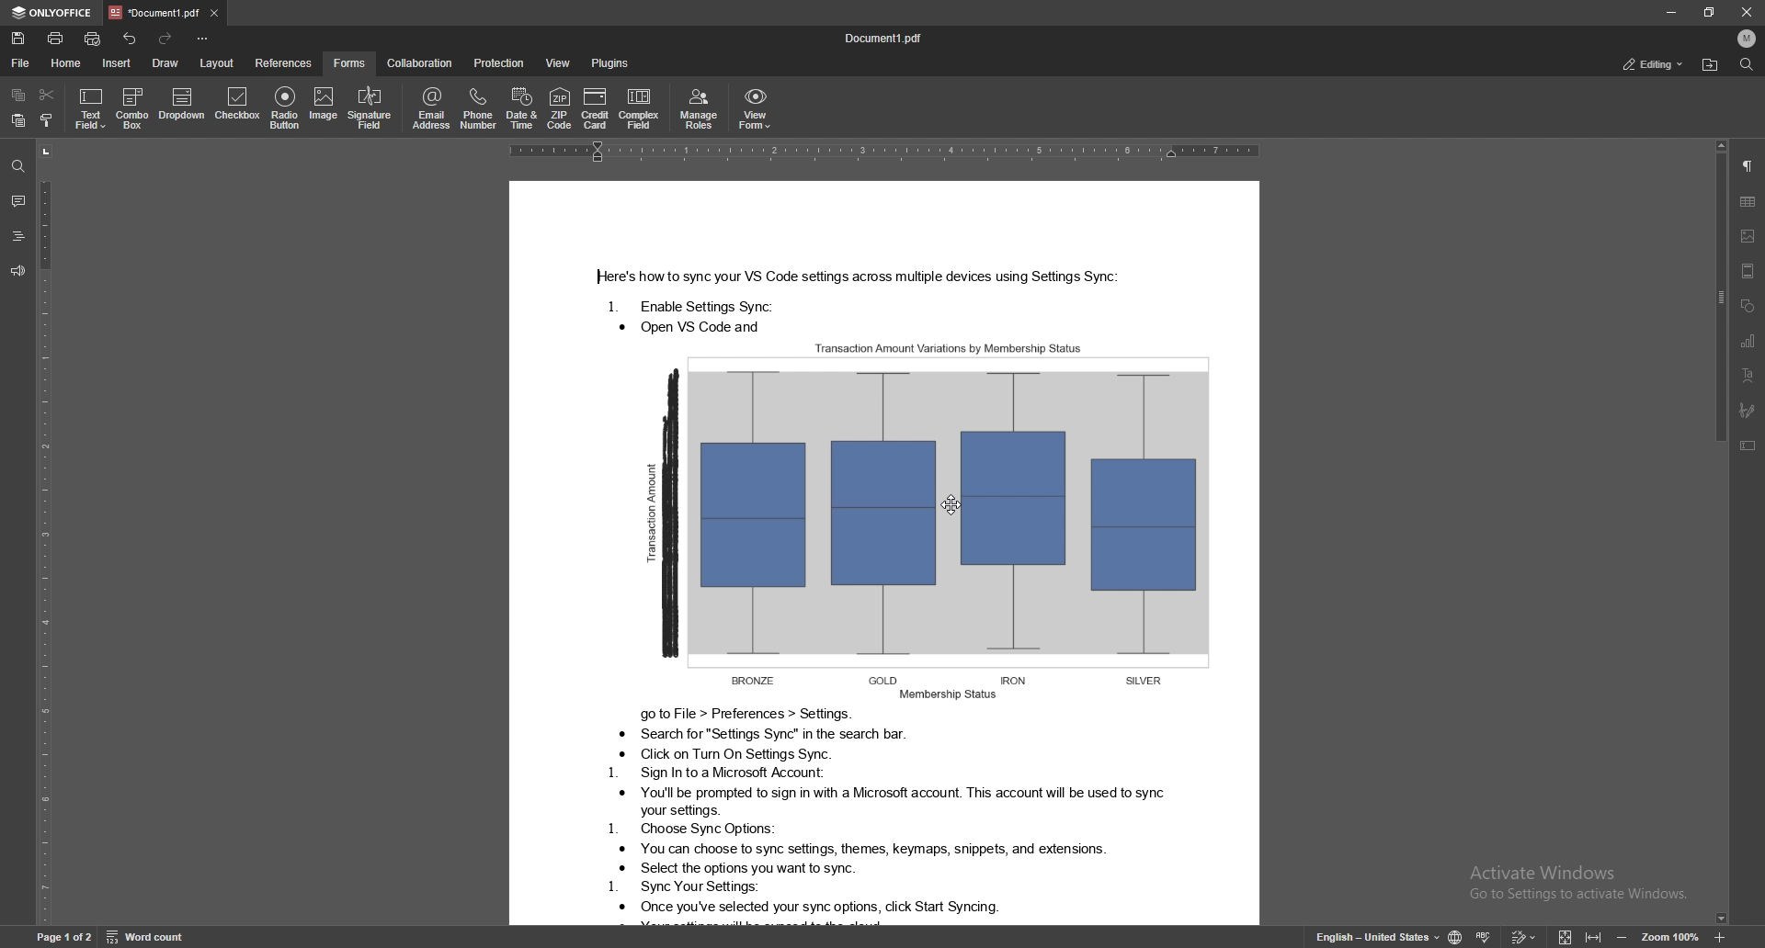 The image size is (1765, 948). What do you see at coordinates (1749, 341) in the screenshot?
I see `chart` at bounding box center [1749, 341].